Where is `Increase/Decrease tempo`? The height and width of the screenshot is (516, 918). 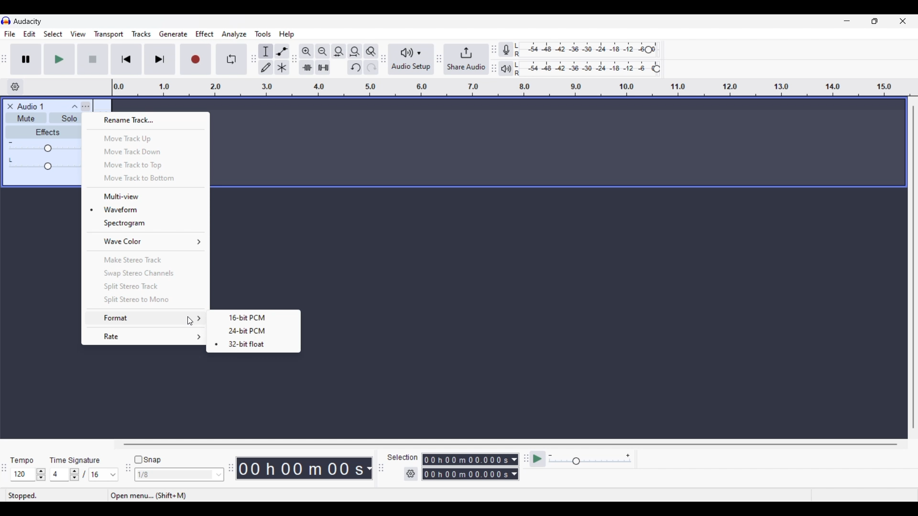 Increase/Decrease tempo is located at coordinates (41, 474).